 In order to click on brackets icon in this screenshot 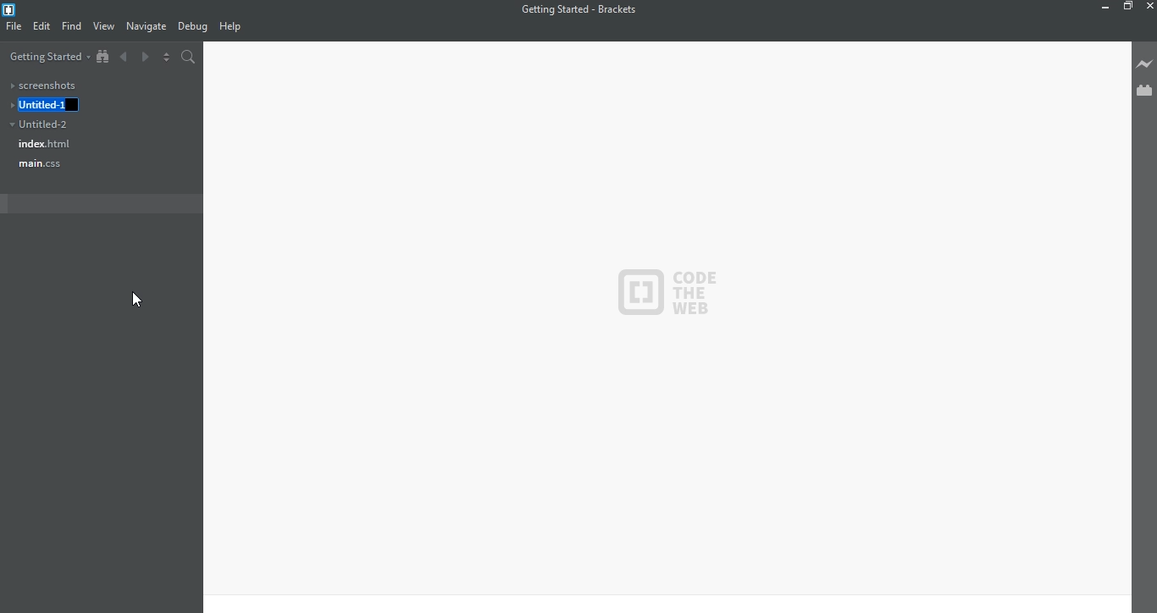, I will do `click(12, 8)`.